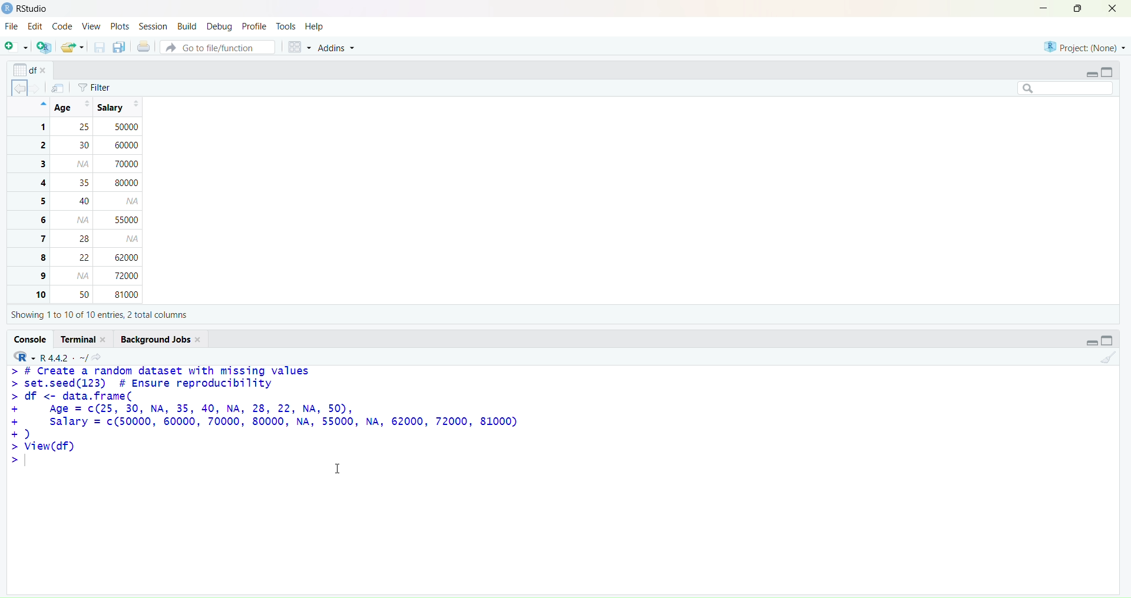  Describe the element at coordinates (97, 314) in the screenshot. I see `Showing 1 to 10 of 10 entries, 2 total columns` at that location.